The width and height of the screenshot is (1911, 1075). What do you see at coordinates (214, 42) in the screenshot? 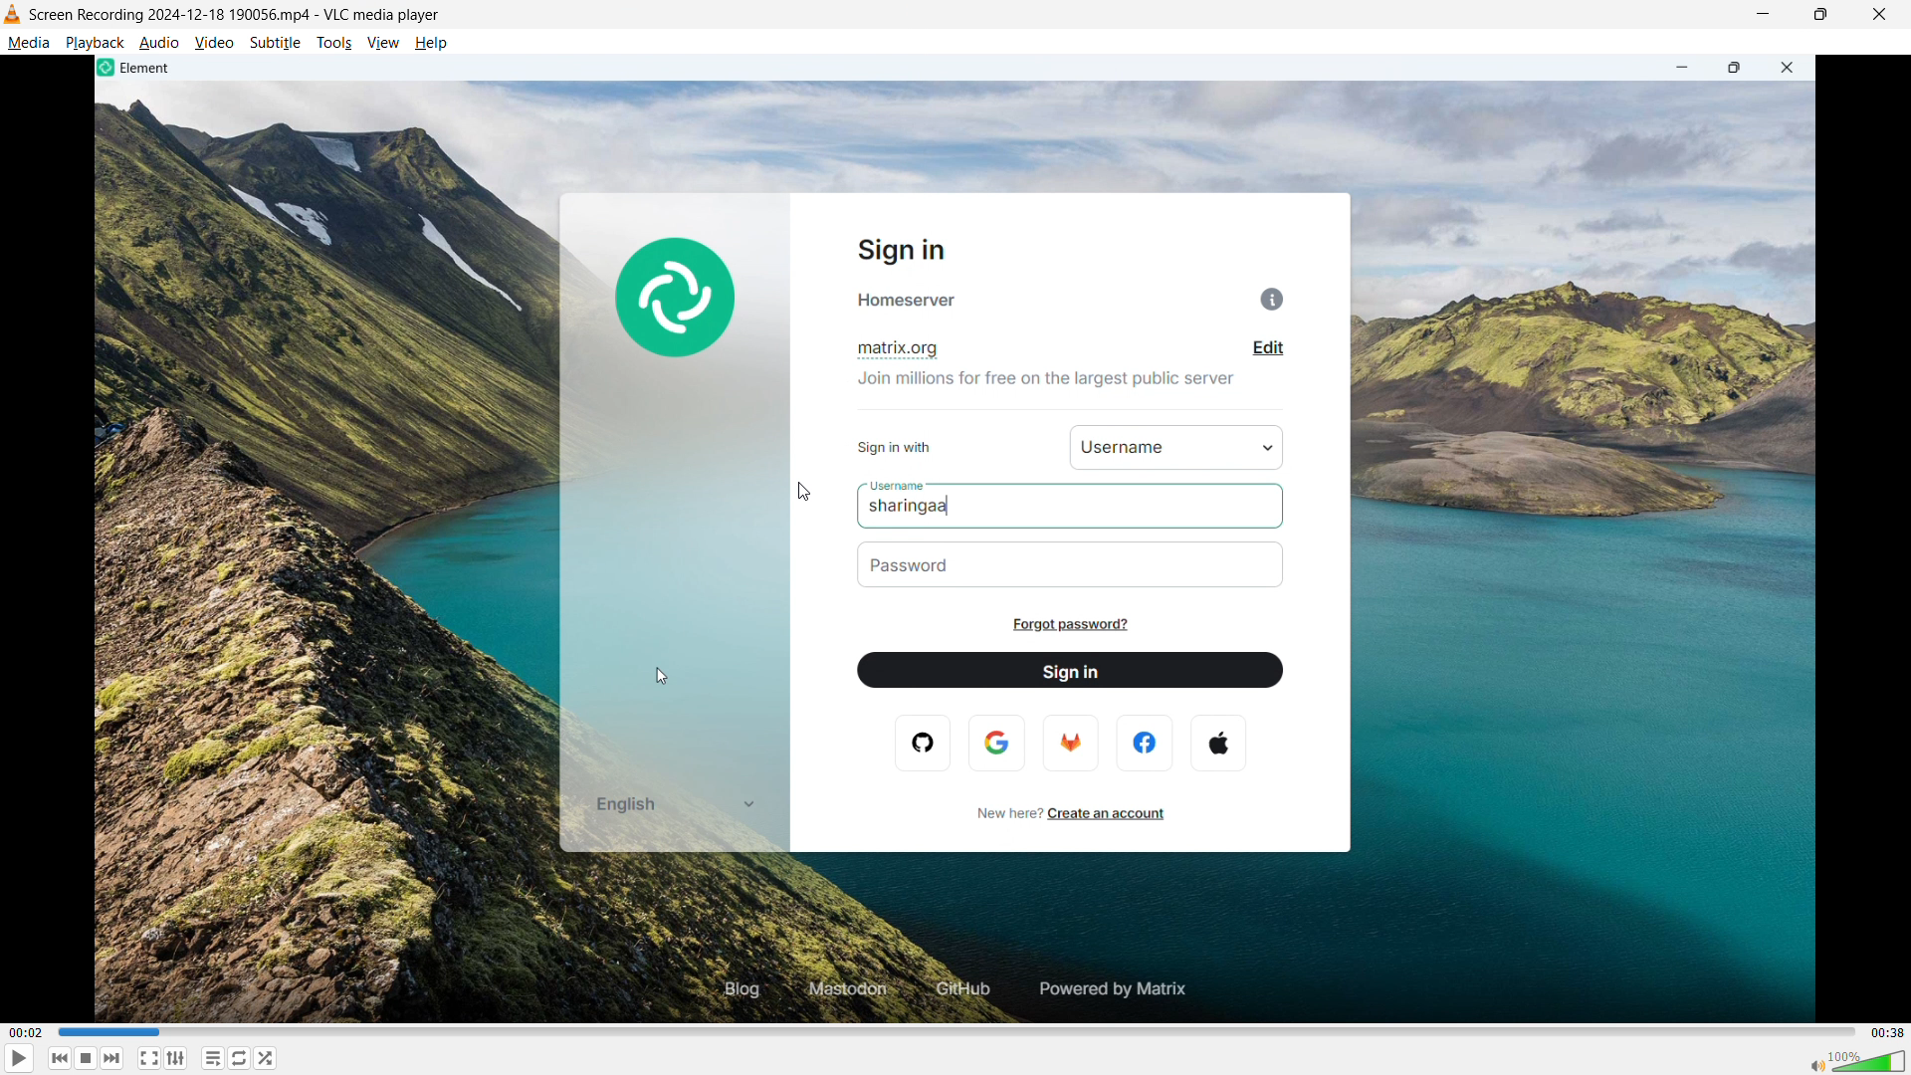
I see `Video ` at bounding box center [214, 42].